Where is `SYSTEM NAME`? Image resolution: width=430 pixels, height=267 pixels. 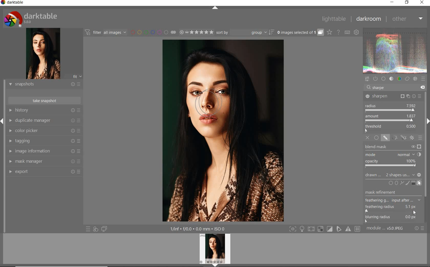 SYSTEM NAME is located at coordinates (14, 3).